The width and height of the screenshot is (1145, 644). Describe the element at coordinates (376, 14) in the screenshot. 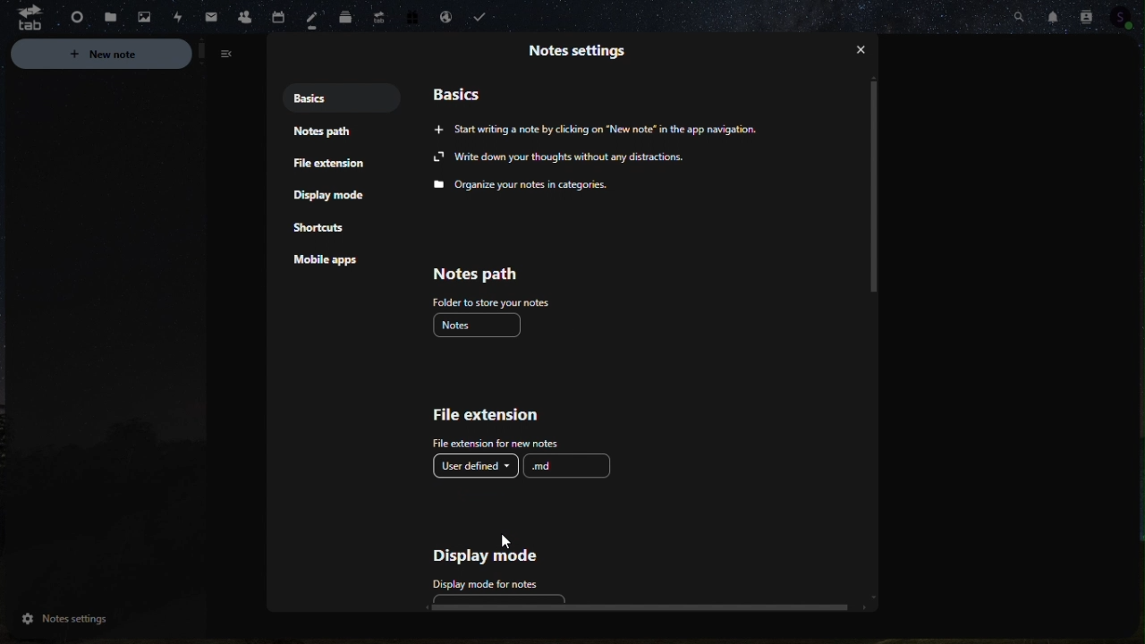

I see `upgrade` at that location.